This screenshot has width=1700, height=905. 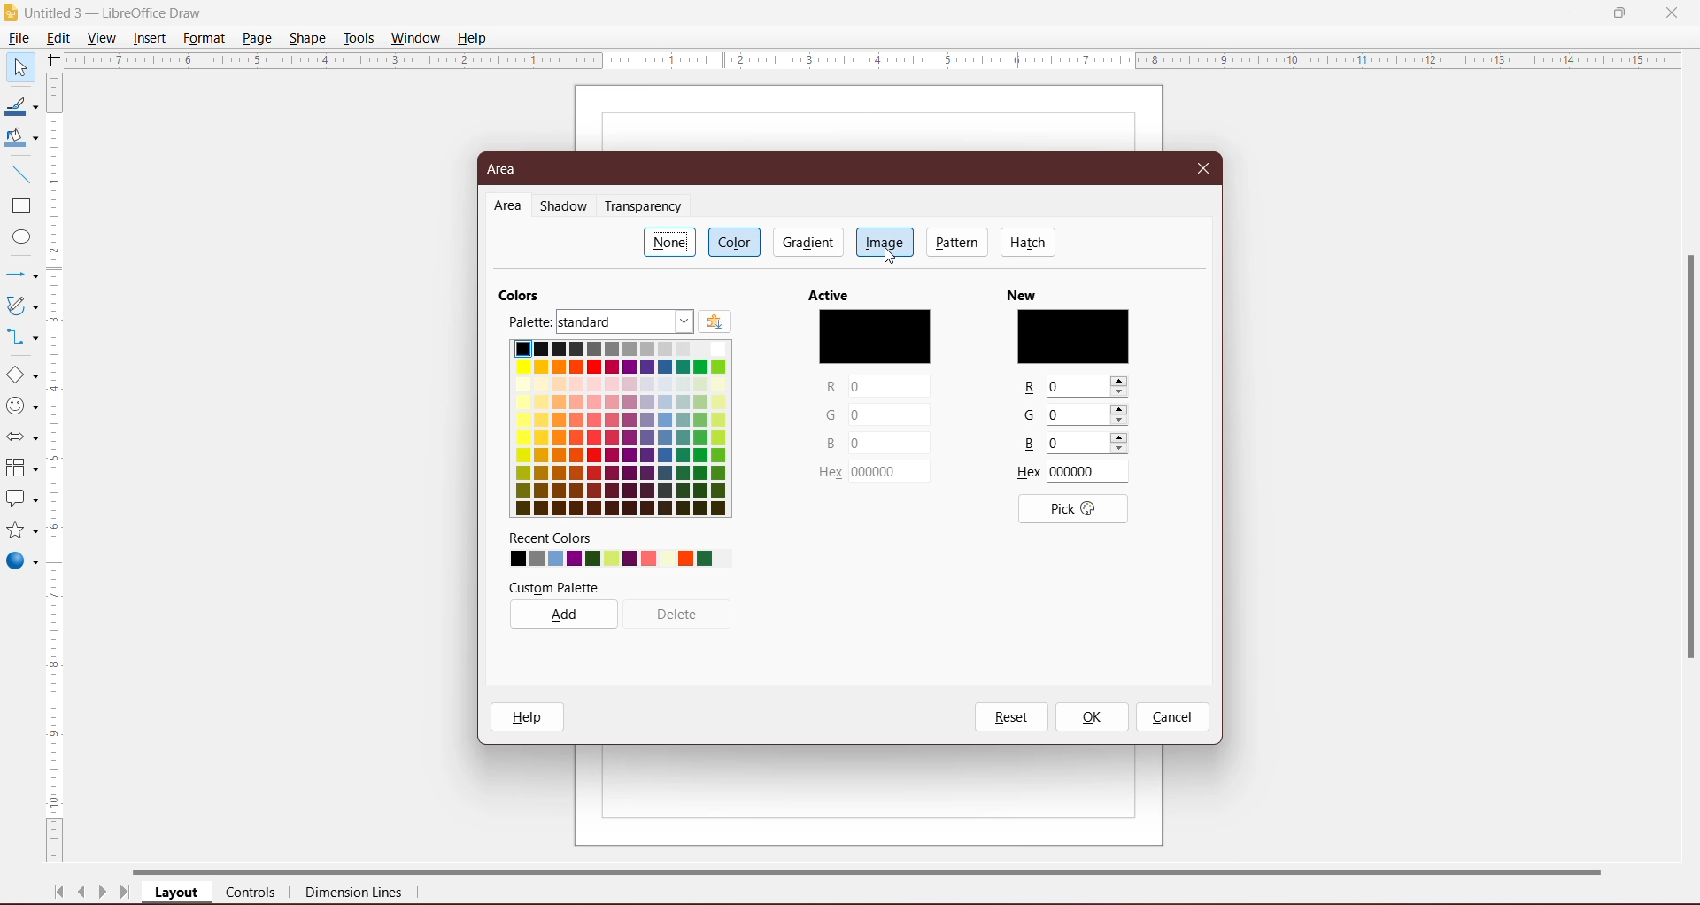 What do you see at coordinates (21, 375) in the screenshot?
I see `Basic Shapes` at bounding box center [21, 375].